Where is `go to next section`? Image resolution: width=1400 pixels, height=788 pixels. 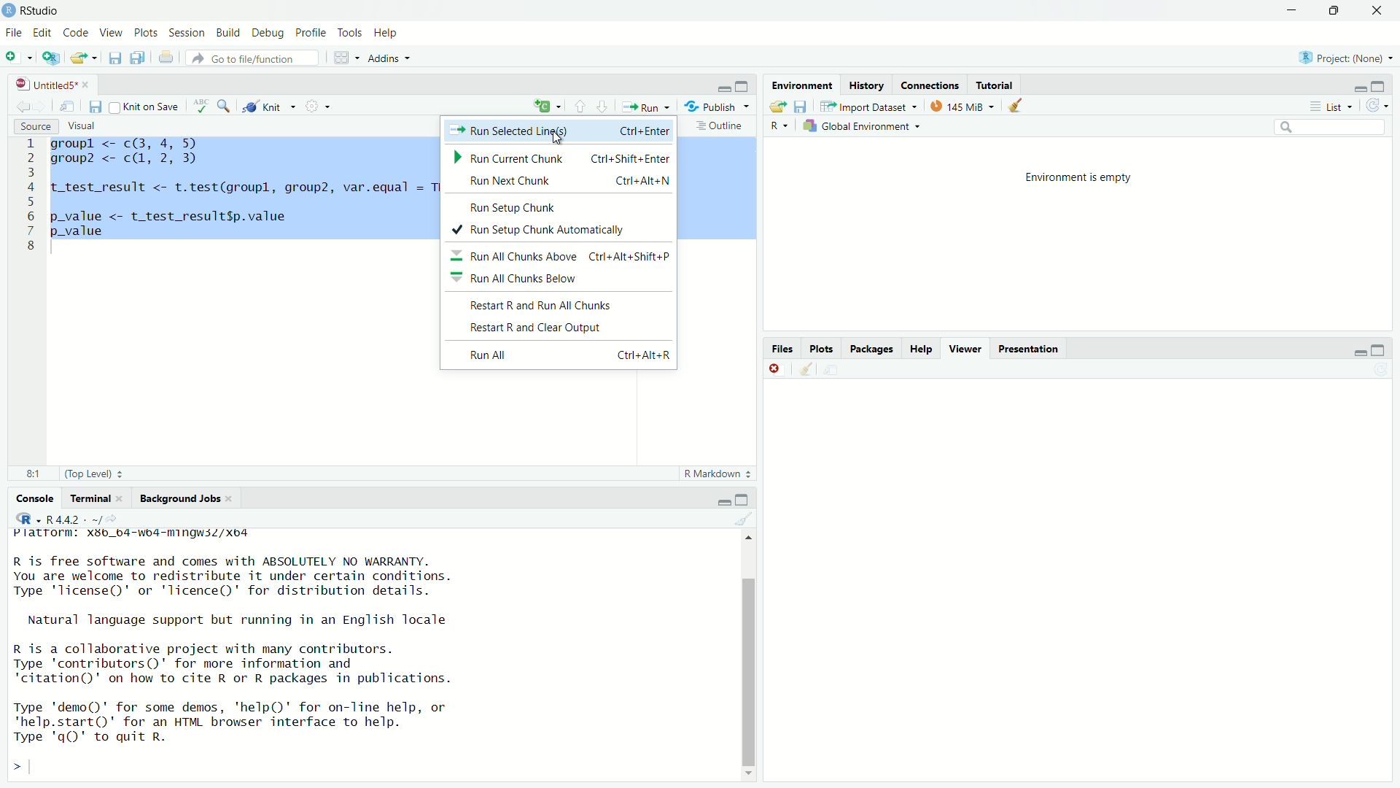 go to next section is located at coordinates (603, 104).